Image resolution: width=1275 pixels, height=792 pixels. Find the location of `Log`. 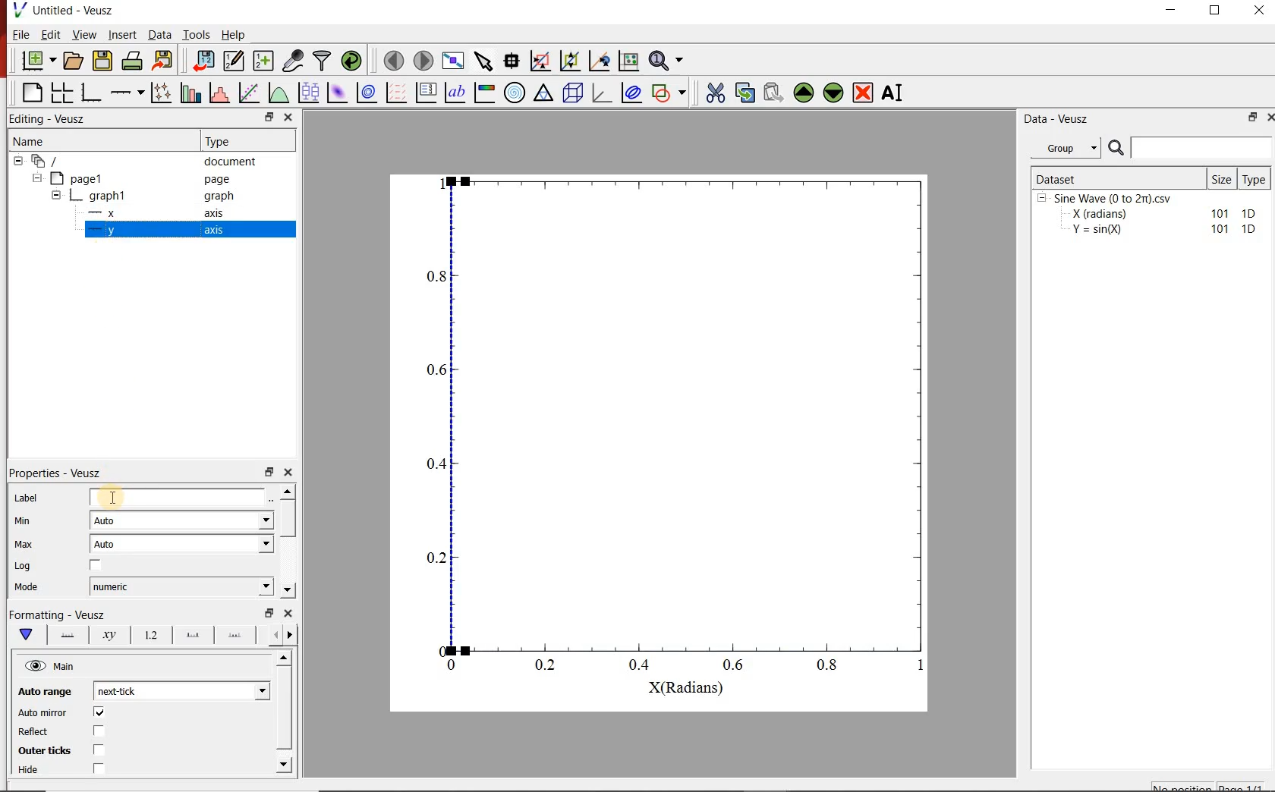

Log is located at coordinates (23, 566).